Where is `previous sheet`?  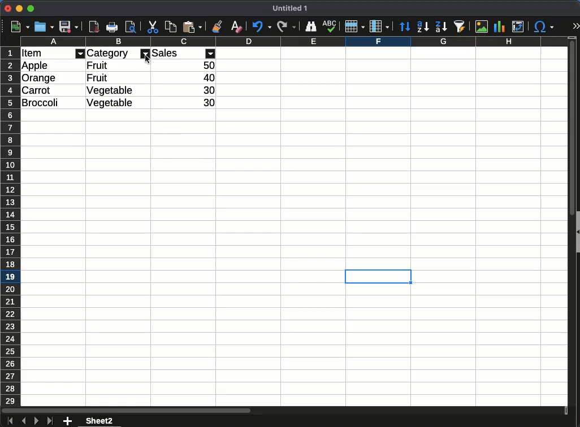 previous sheet is located at coordinates (24, 421).